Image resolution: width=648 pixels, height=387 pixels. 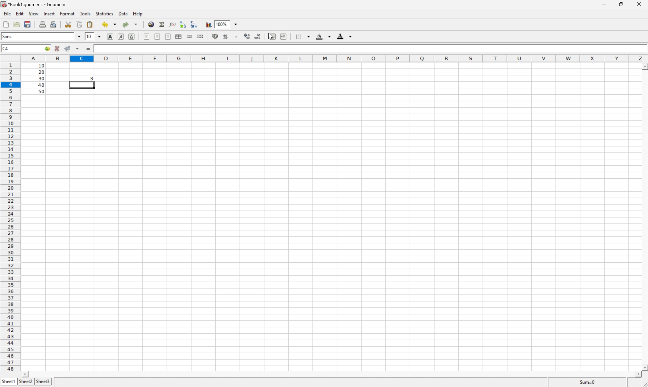 What do you see at coordinates (104, 13) in the screenshot?
I see `Statistics` at bounding box center [104, 13].